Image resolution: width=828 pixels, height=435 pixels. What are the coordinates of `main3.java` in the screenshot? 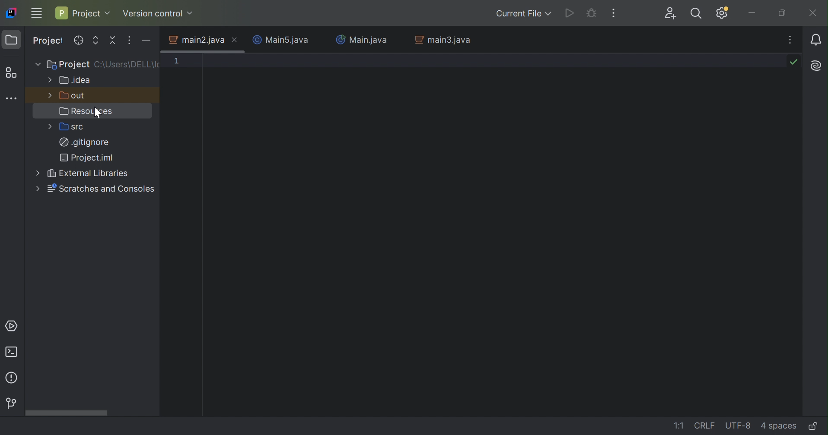 It's located at (443, 40).